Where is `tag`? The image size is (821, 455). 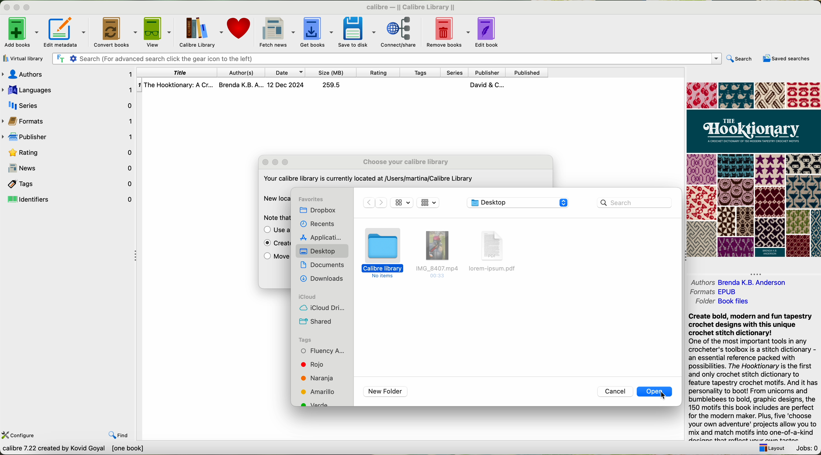
tag is located at coordinates (322, 352).